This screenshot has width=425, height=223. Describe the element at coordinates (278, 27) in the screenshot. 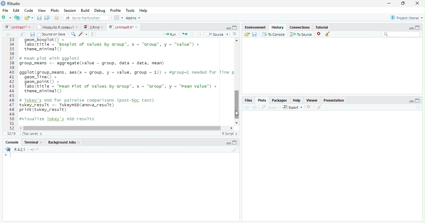

I see `History` at that location.